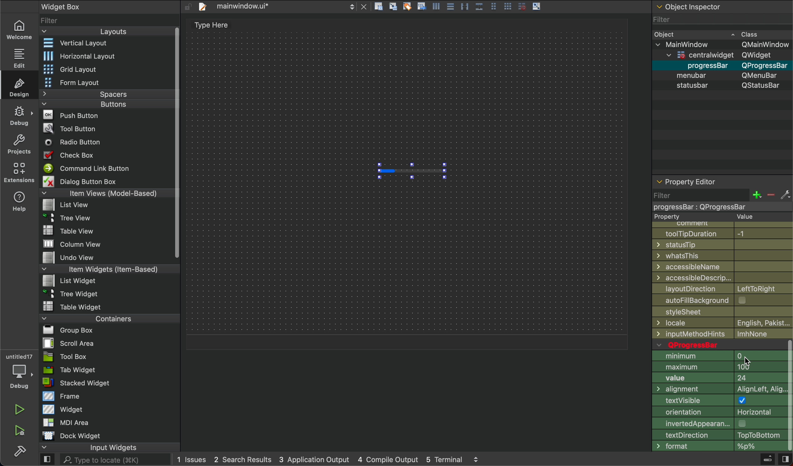  Describe the element at coordinates (115, 460) in the screenshot. I see `search here` at that location.